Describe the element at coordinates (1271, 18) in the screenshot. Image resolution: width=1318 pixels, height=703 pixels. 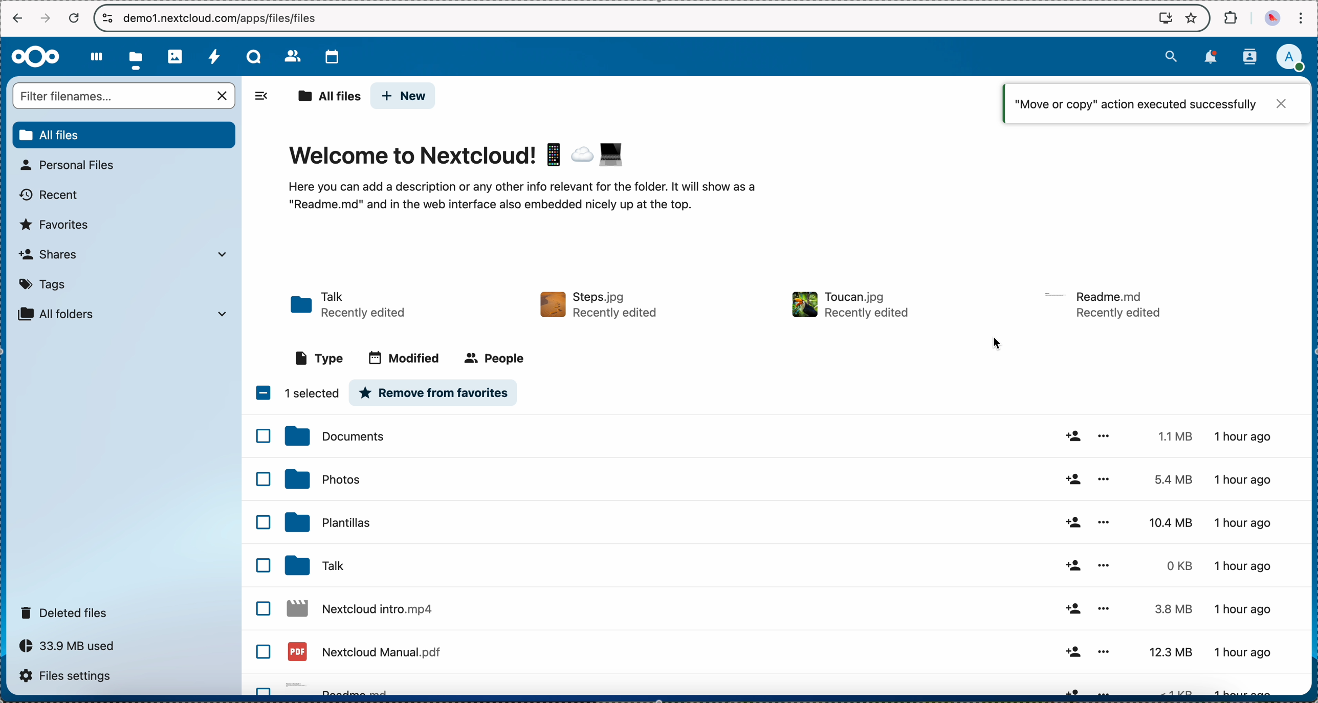
I see `profile picture` at that location.